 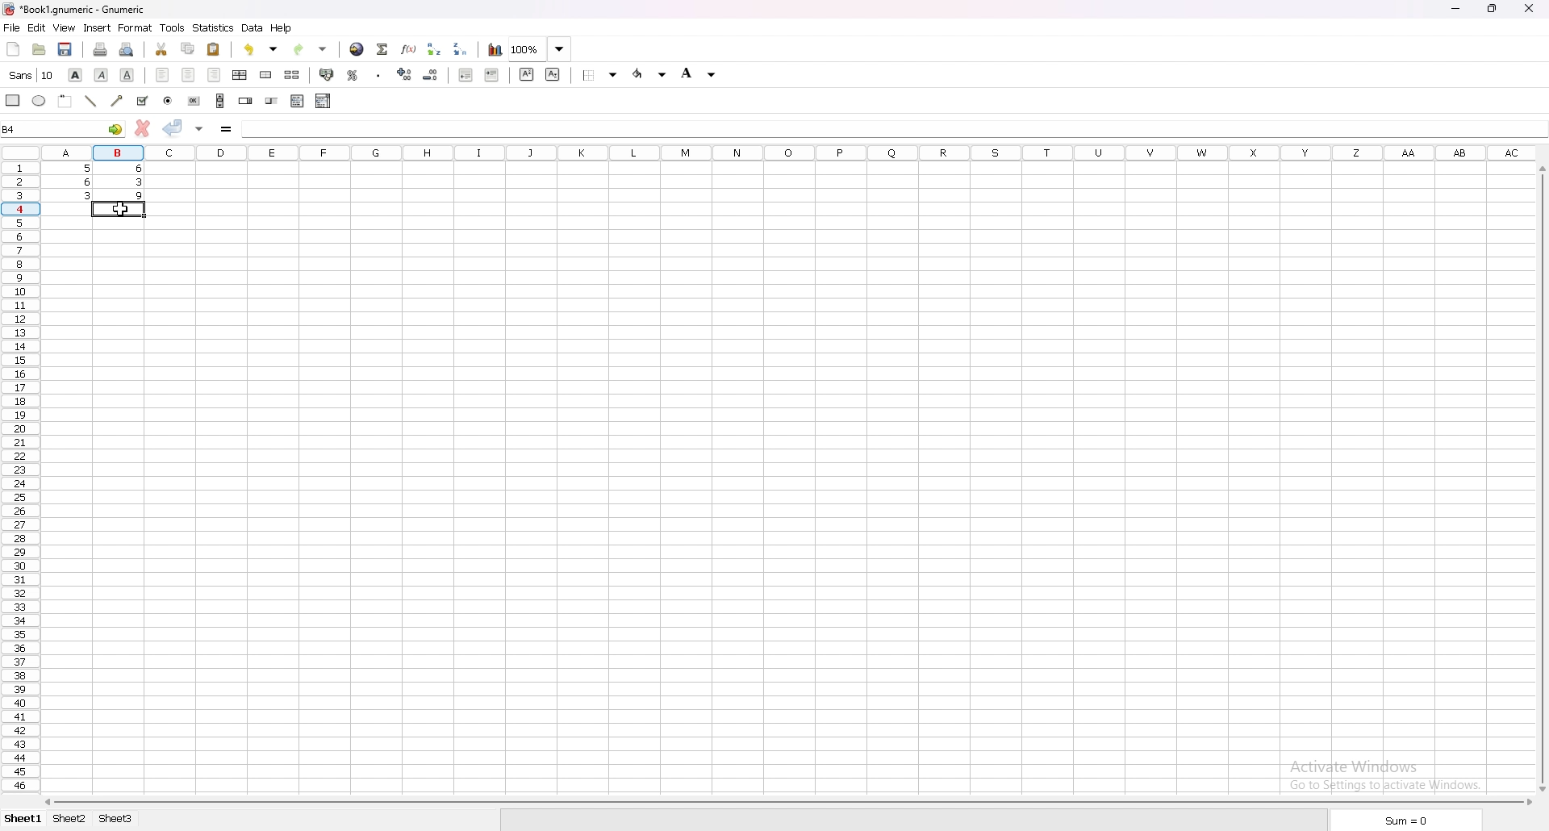 I want to click on cell input, so click(x=891, y=127).